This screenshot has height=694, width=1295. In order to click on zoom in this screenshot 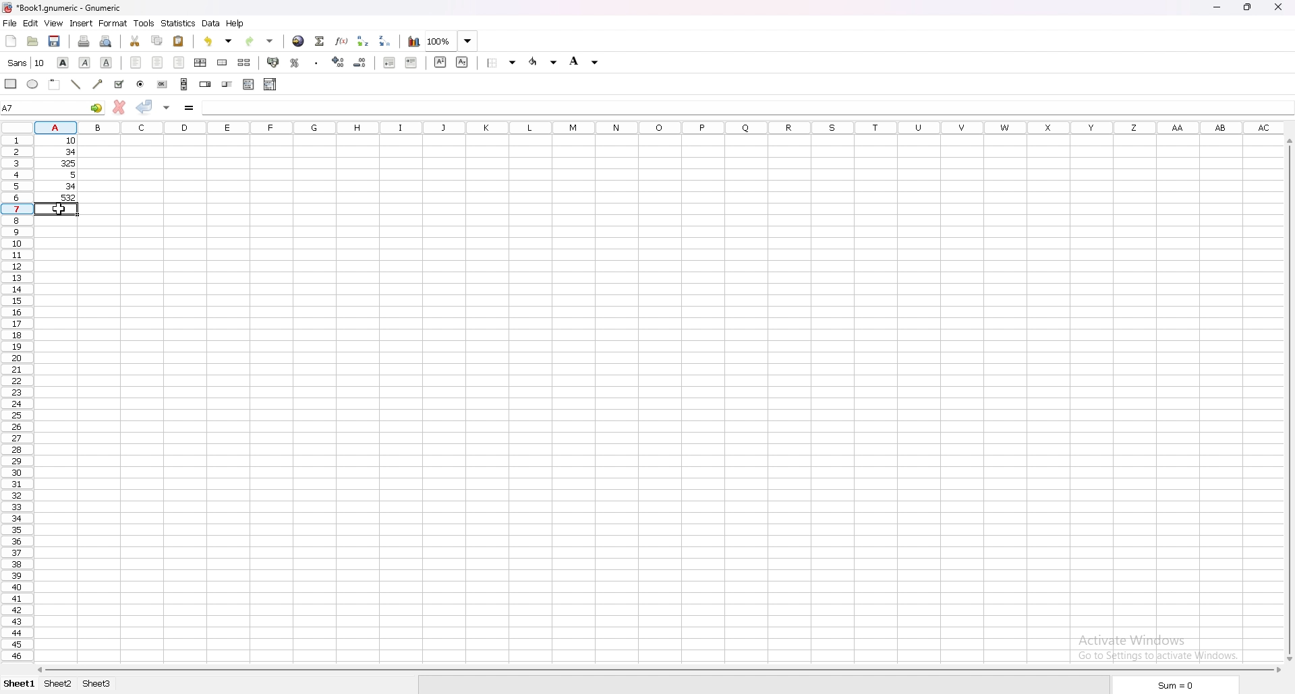, I will do `click(451, 41)`.